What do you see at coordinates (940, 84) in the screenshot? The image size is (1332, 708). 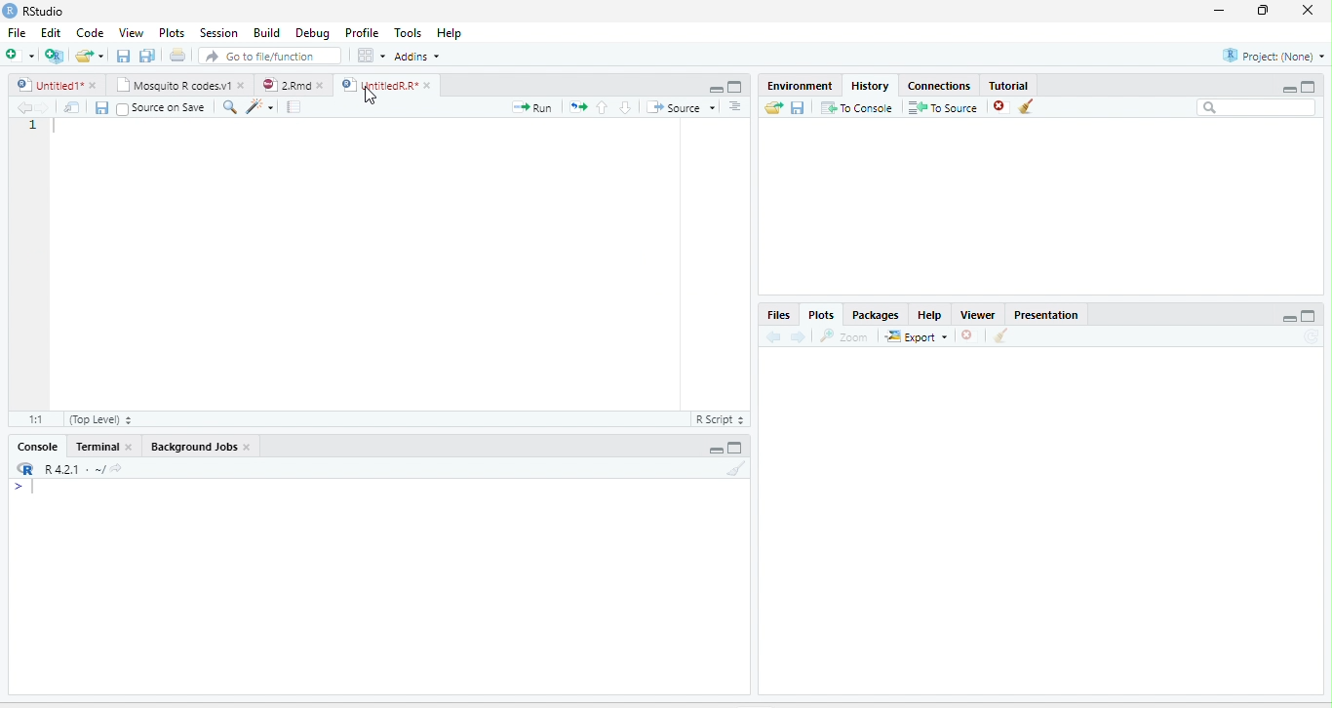 I see `Connections` at bounding box center [940, 84].